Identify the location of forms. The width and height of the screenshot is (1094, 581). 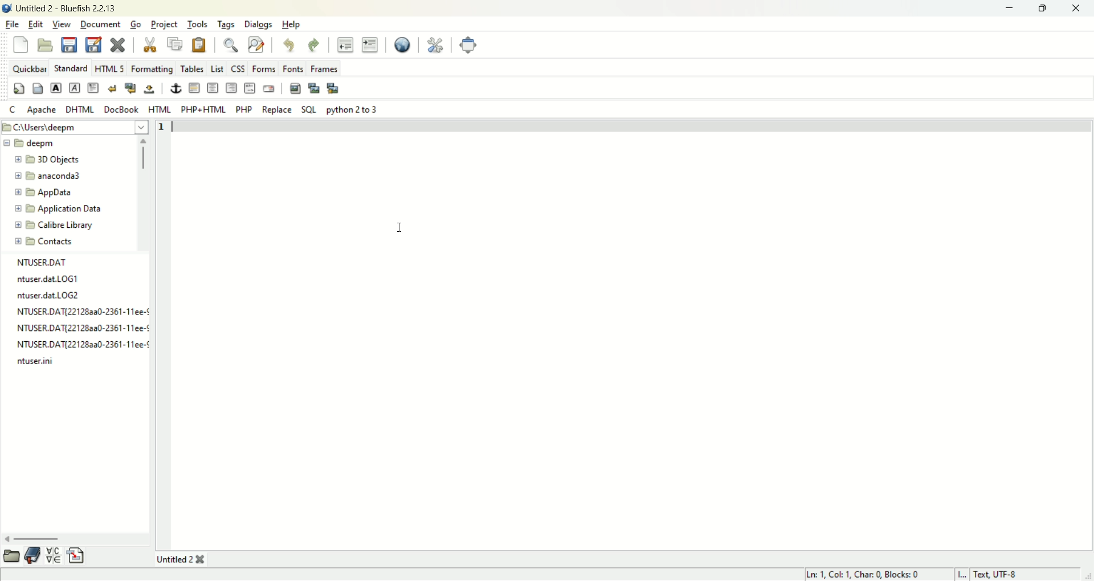
(264, 69).